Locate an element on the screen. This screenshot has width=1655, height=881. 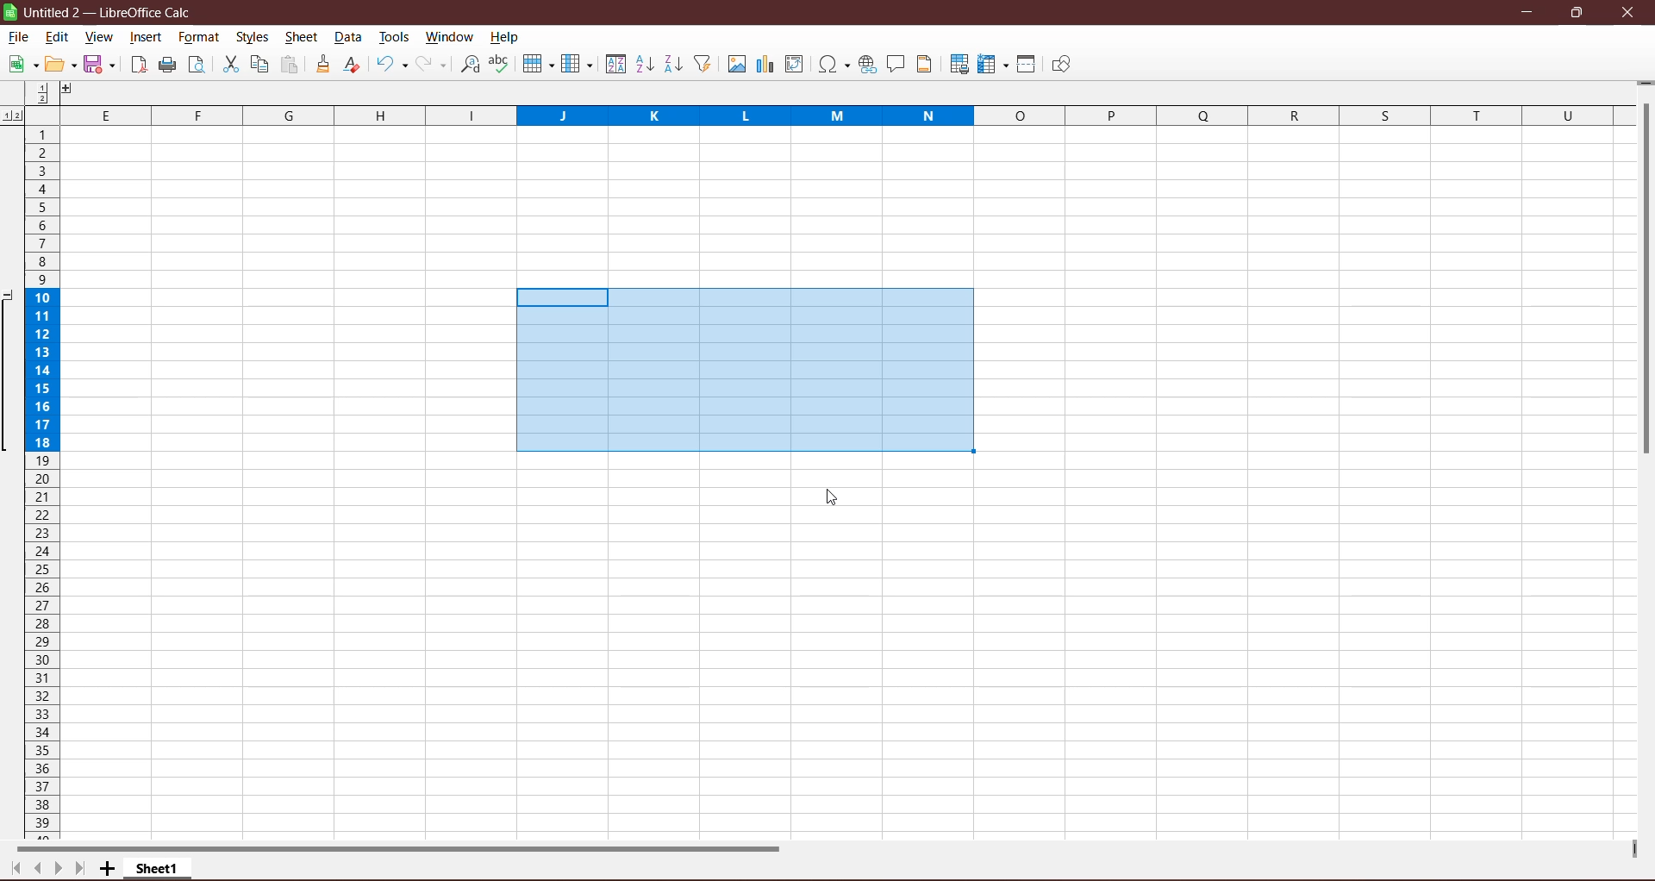
Redo is located at coordinates (433, 64).